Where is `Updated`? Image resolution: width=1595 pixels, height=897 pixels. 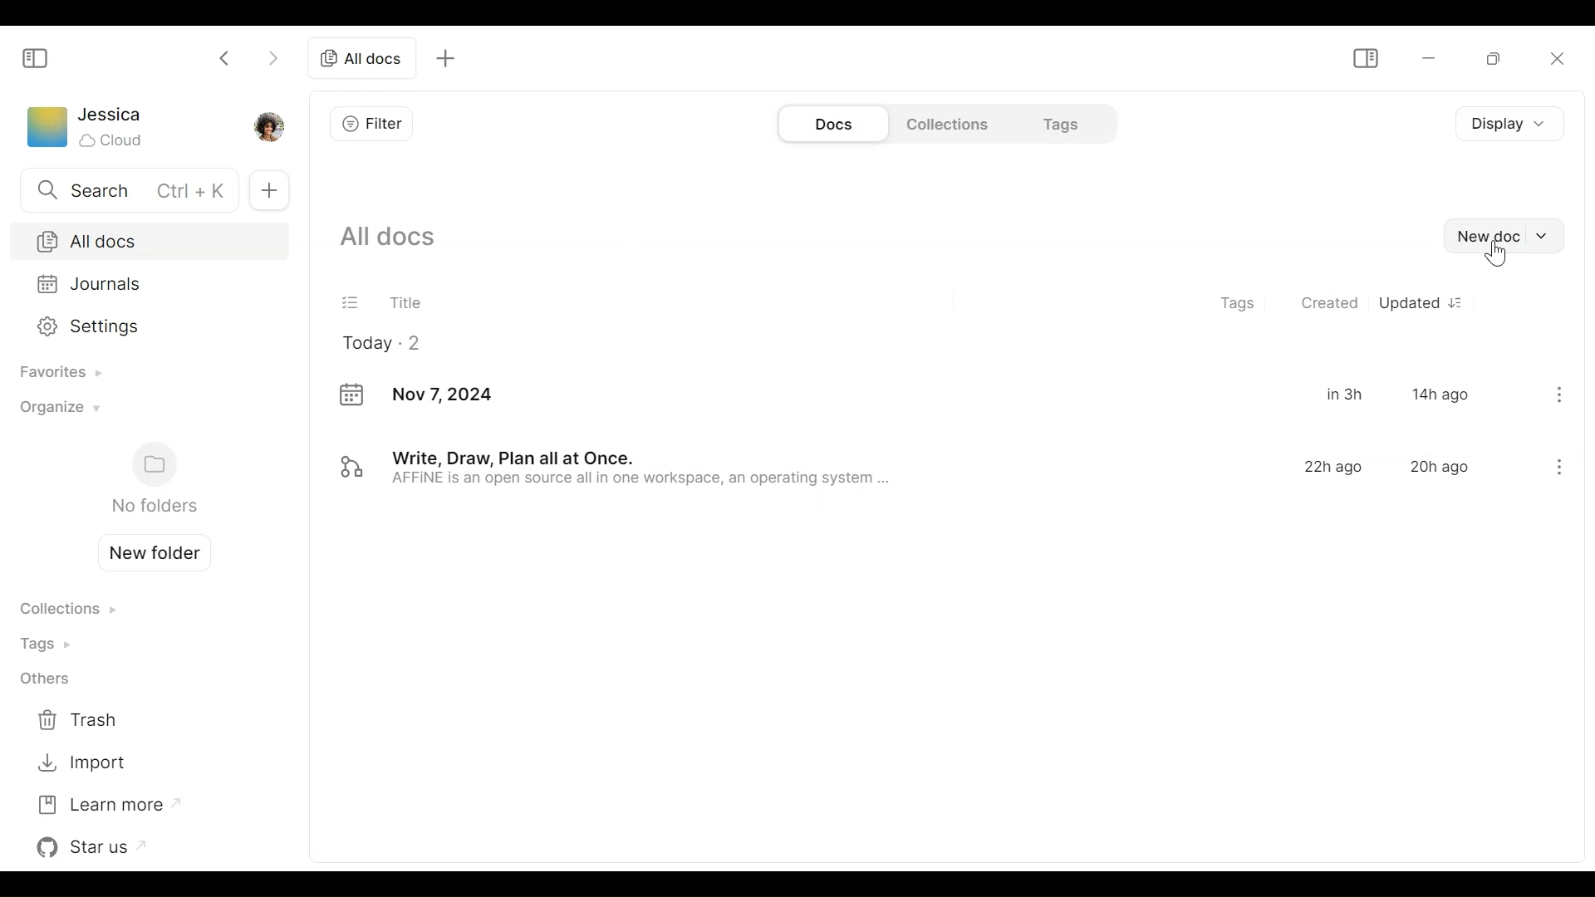
Updated is located at coordinates (1408, 304).